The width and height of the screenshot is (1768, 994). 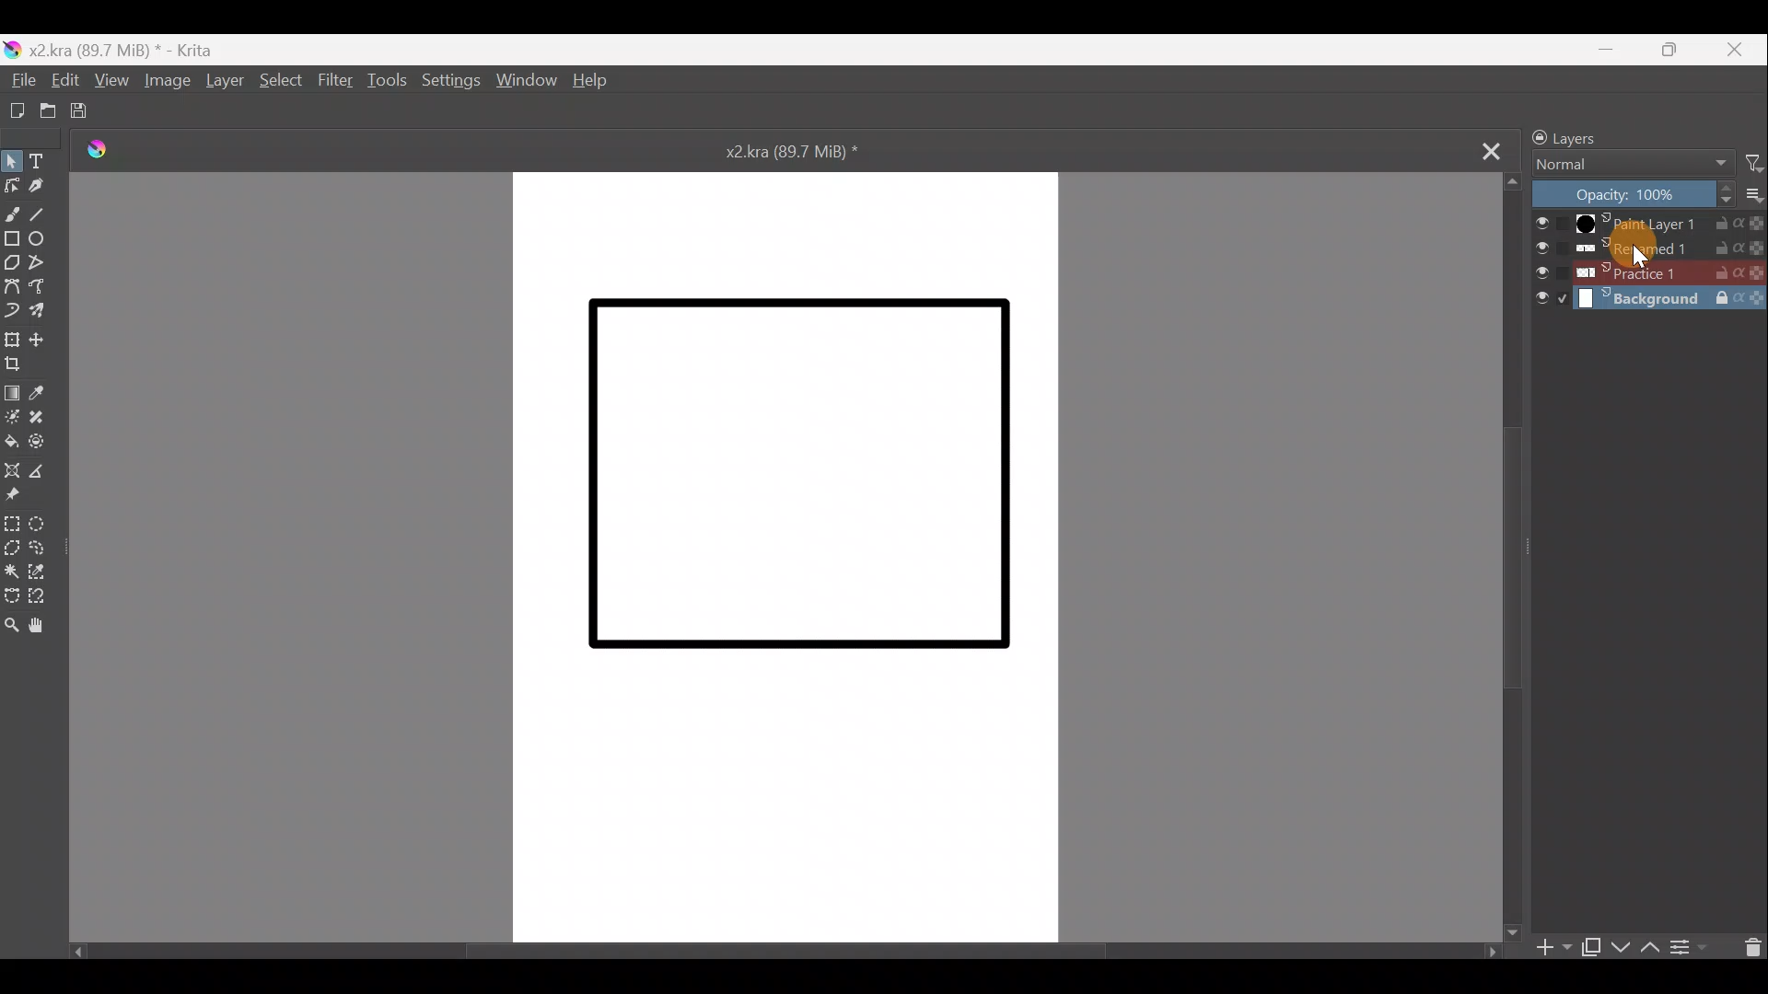 What do you see at coordinates (12, 547) in the screenshot?
I see `Polygonal selection tool` at bounding box center [12, 547].